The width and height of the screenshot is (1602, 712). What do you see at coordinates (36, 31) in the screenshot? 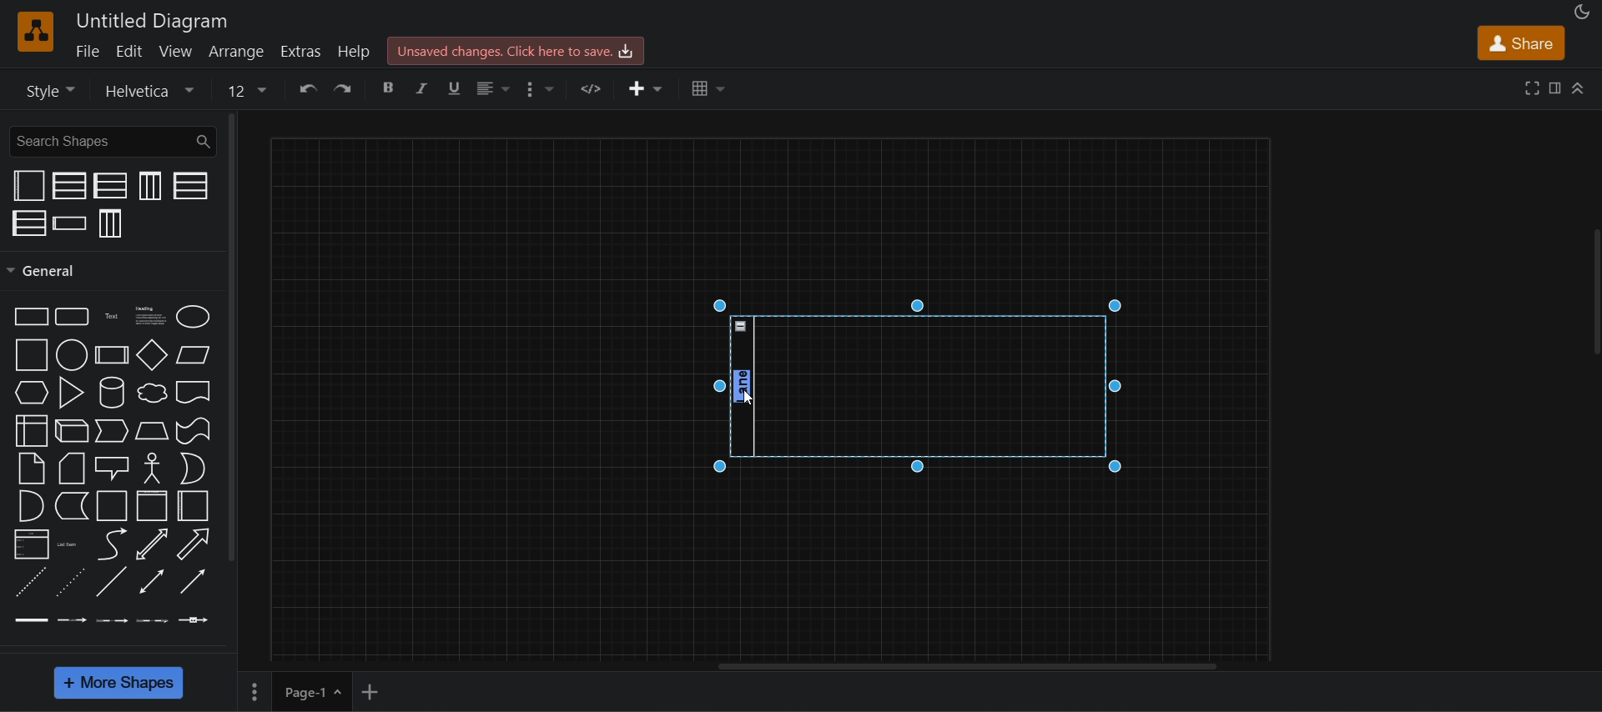
I see `logo` at bounding box center [36, 31].